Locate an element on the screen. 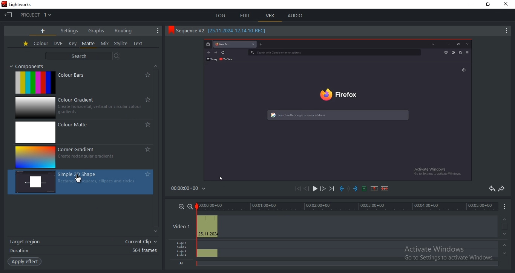  star is located at coordinates (26, 44).